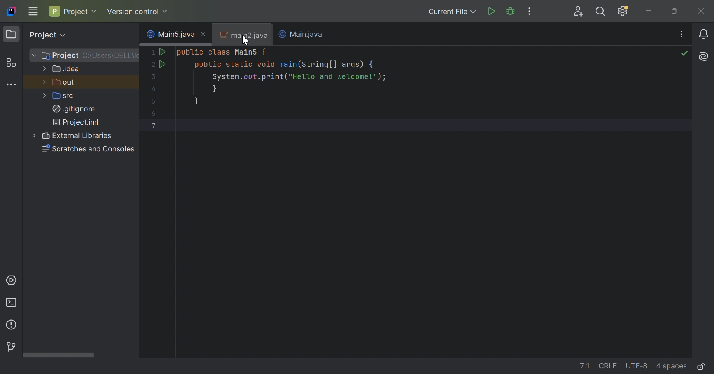 Image resolution: width=714 pixels, height=374 pixels. Describe the element at coordinates (298, 76) in the screenshot. I see `System.out.print("Hello and welcome!");` at that location.